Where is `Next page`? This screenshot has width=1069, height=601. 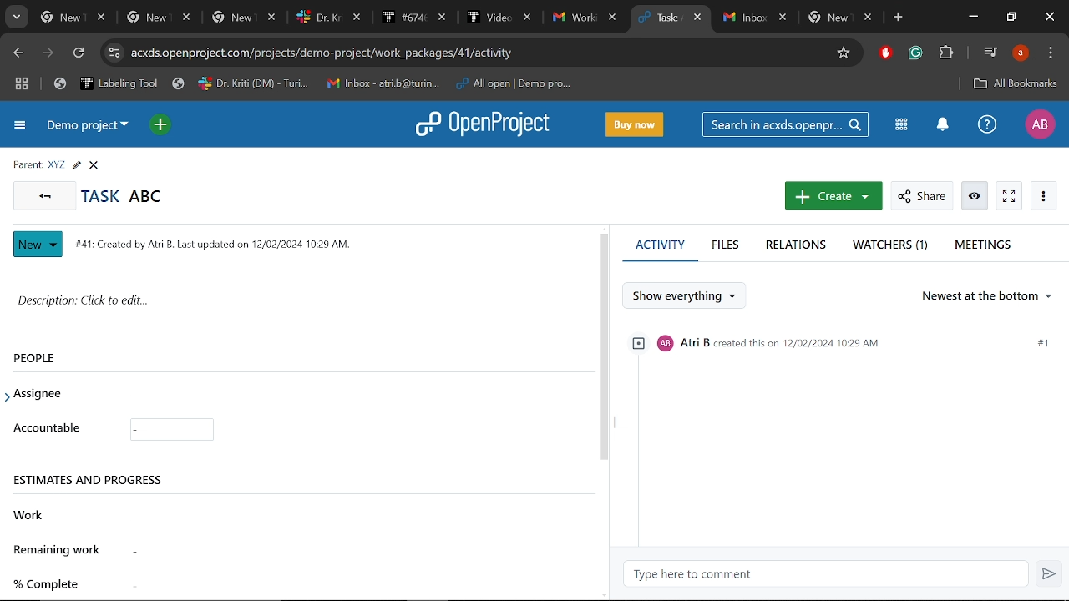
Next page is located at coordinates (48, 53).